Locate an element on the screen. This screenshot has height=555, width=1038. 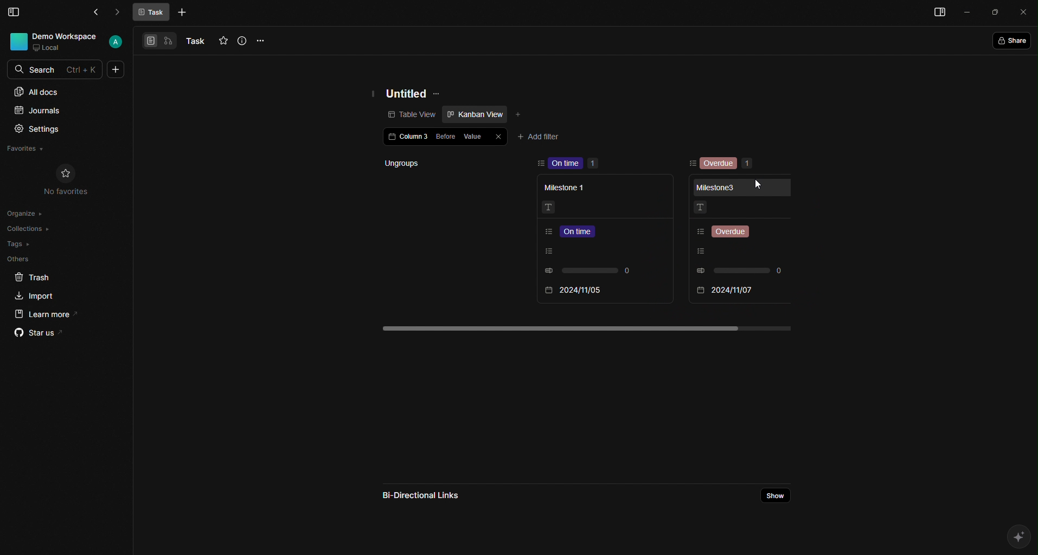
0 is located at coordinates (590, 272).